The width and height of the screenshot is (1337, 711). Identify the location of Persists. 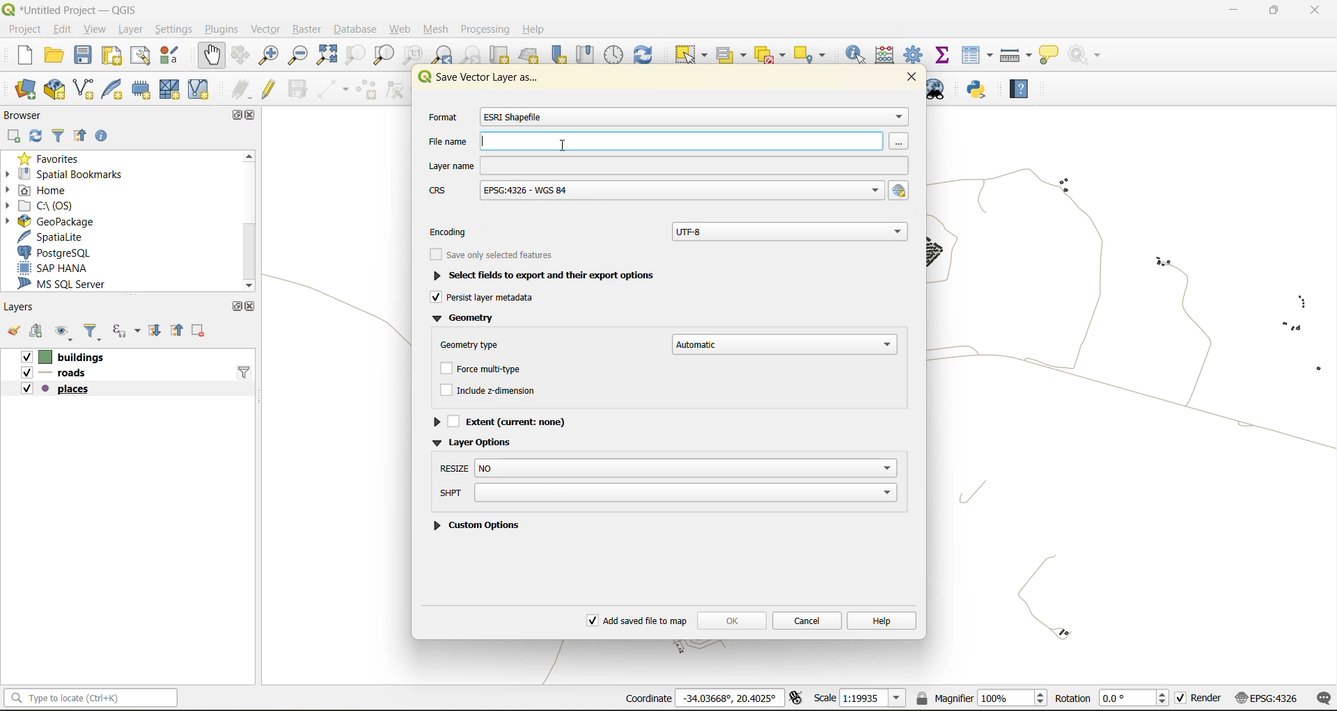
(484, 299).